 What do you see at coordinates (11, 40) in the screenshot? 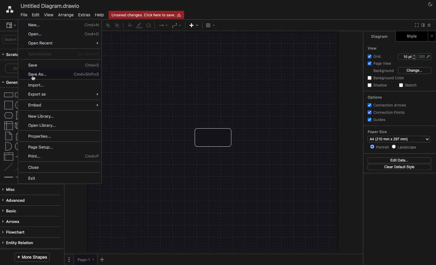
I see `Search shapes` at bounding box center [11, 40].